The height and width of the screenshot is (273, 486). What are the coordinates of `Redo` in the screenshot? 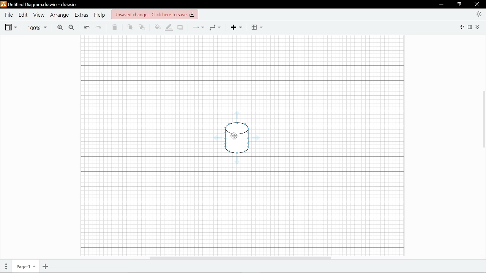 It's located at (99, 28).